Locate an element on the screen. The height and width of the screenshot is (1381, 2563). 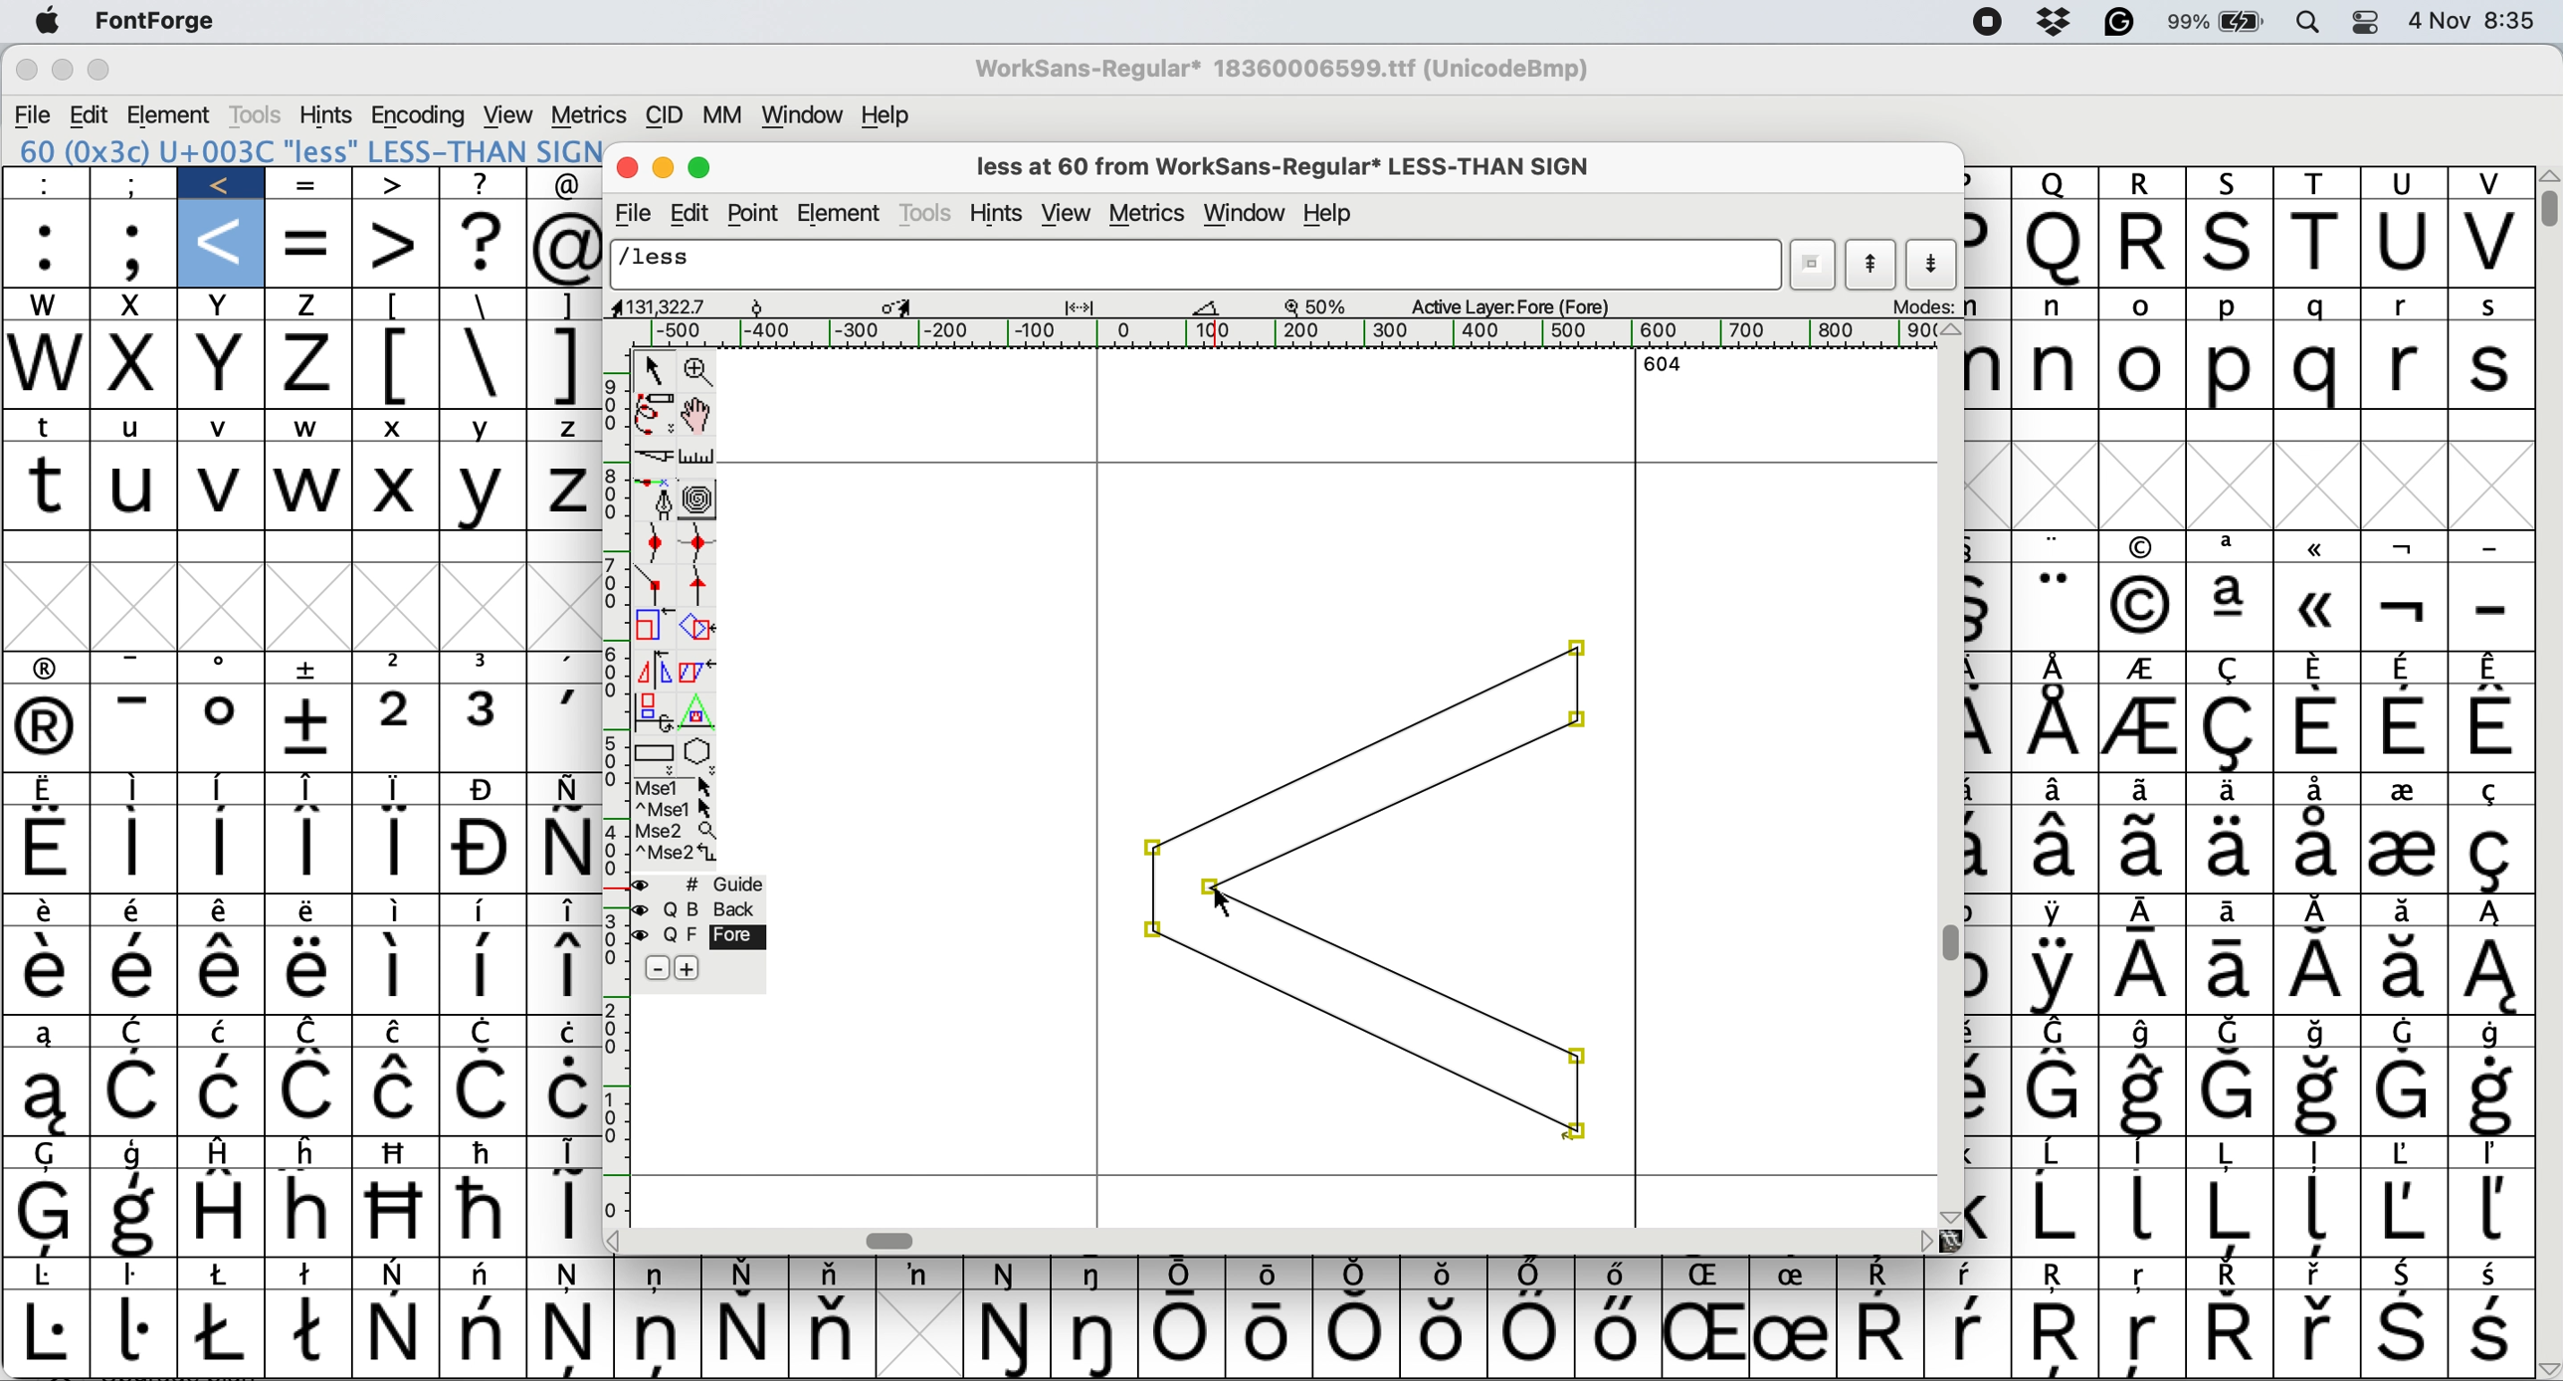
Symbol is located at coordinates (1271, 1275).